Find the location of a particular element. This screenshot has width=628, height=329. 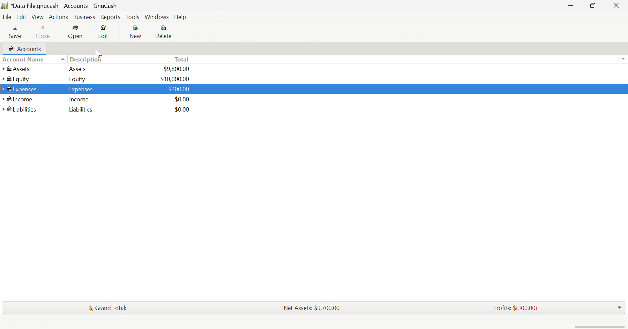

 is located at coordinates (137, 33).